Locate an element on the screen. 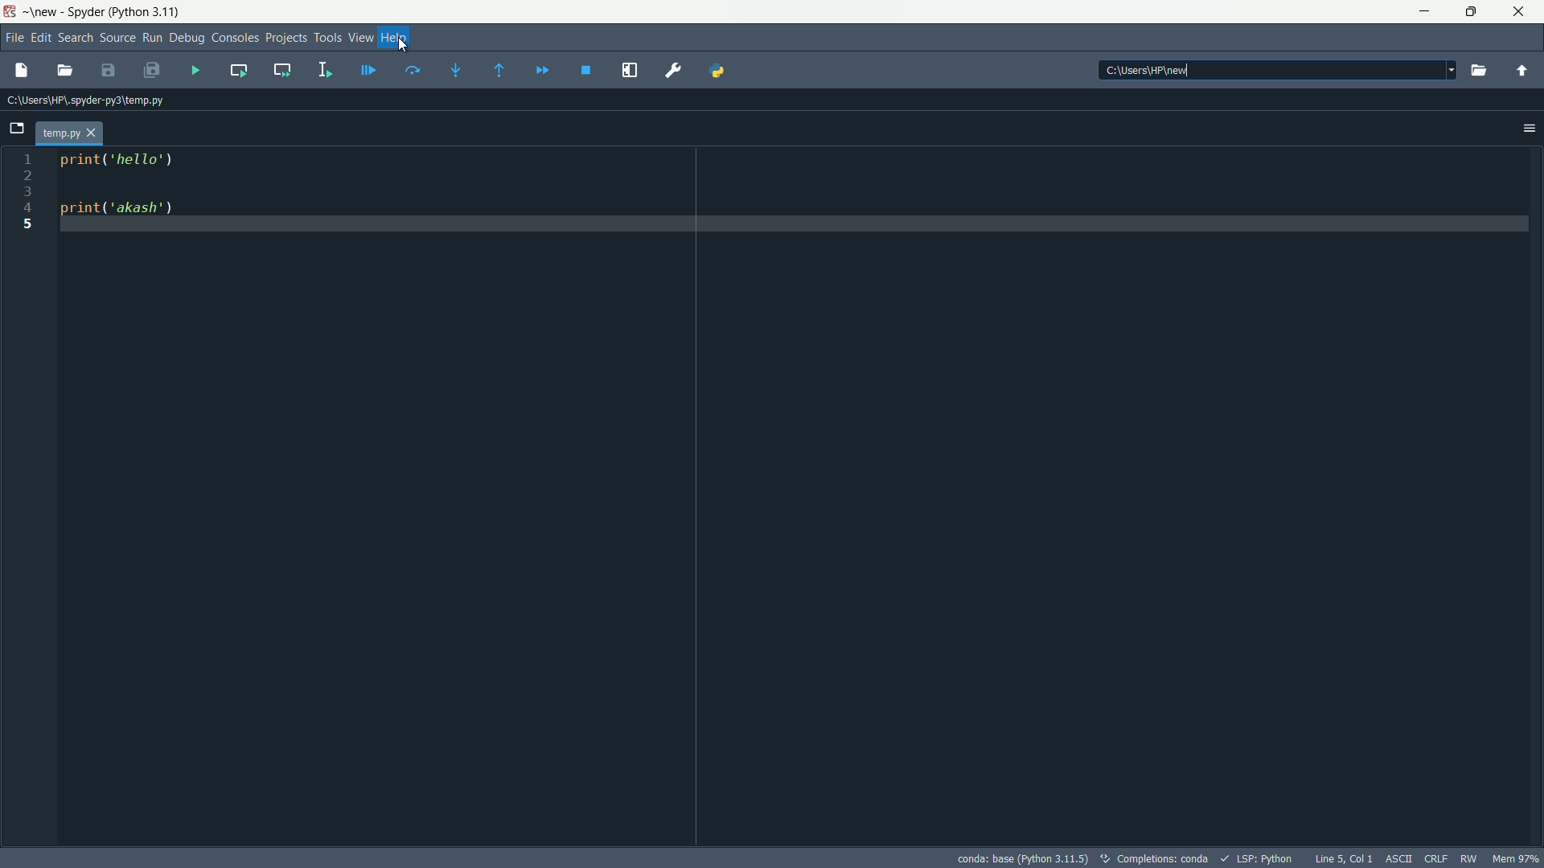  run current cell is located at coordinates (238, 69).